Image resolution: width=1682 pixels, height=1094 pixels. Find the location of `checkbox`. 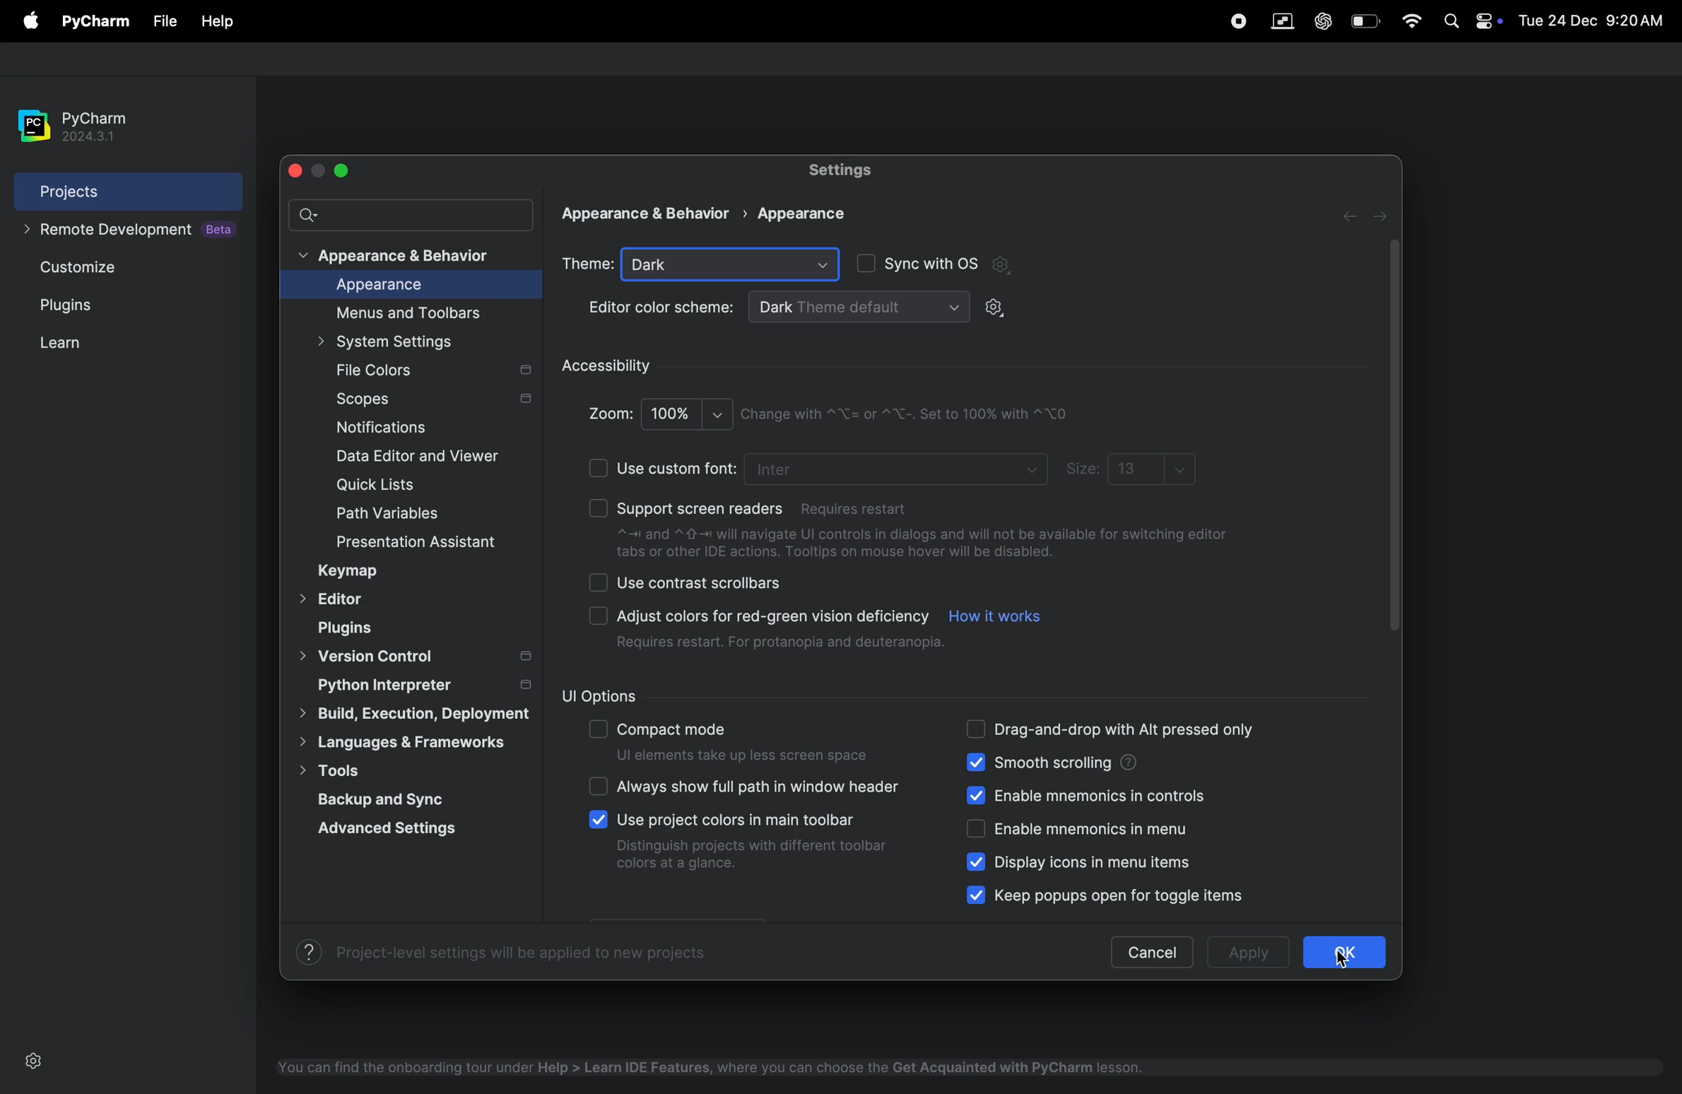

checkbox is located at coordinates (601, 467).